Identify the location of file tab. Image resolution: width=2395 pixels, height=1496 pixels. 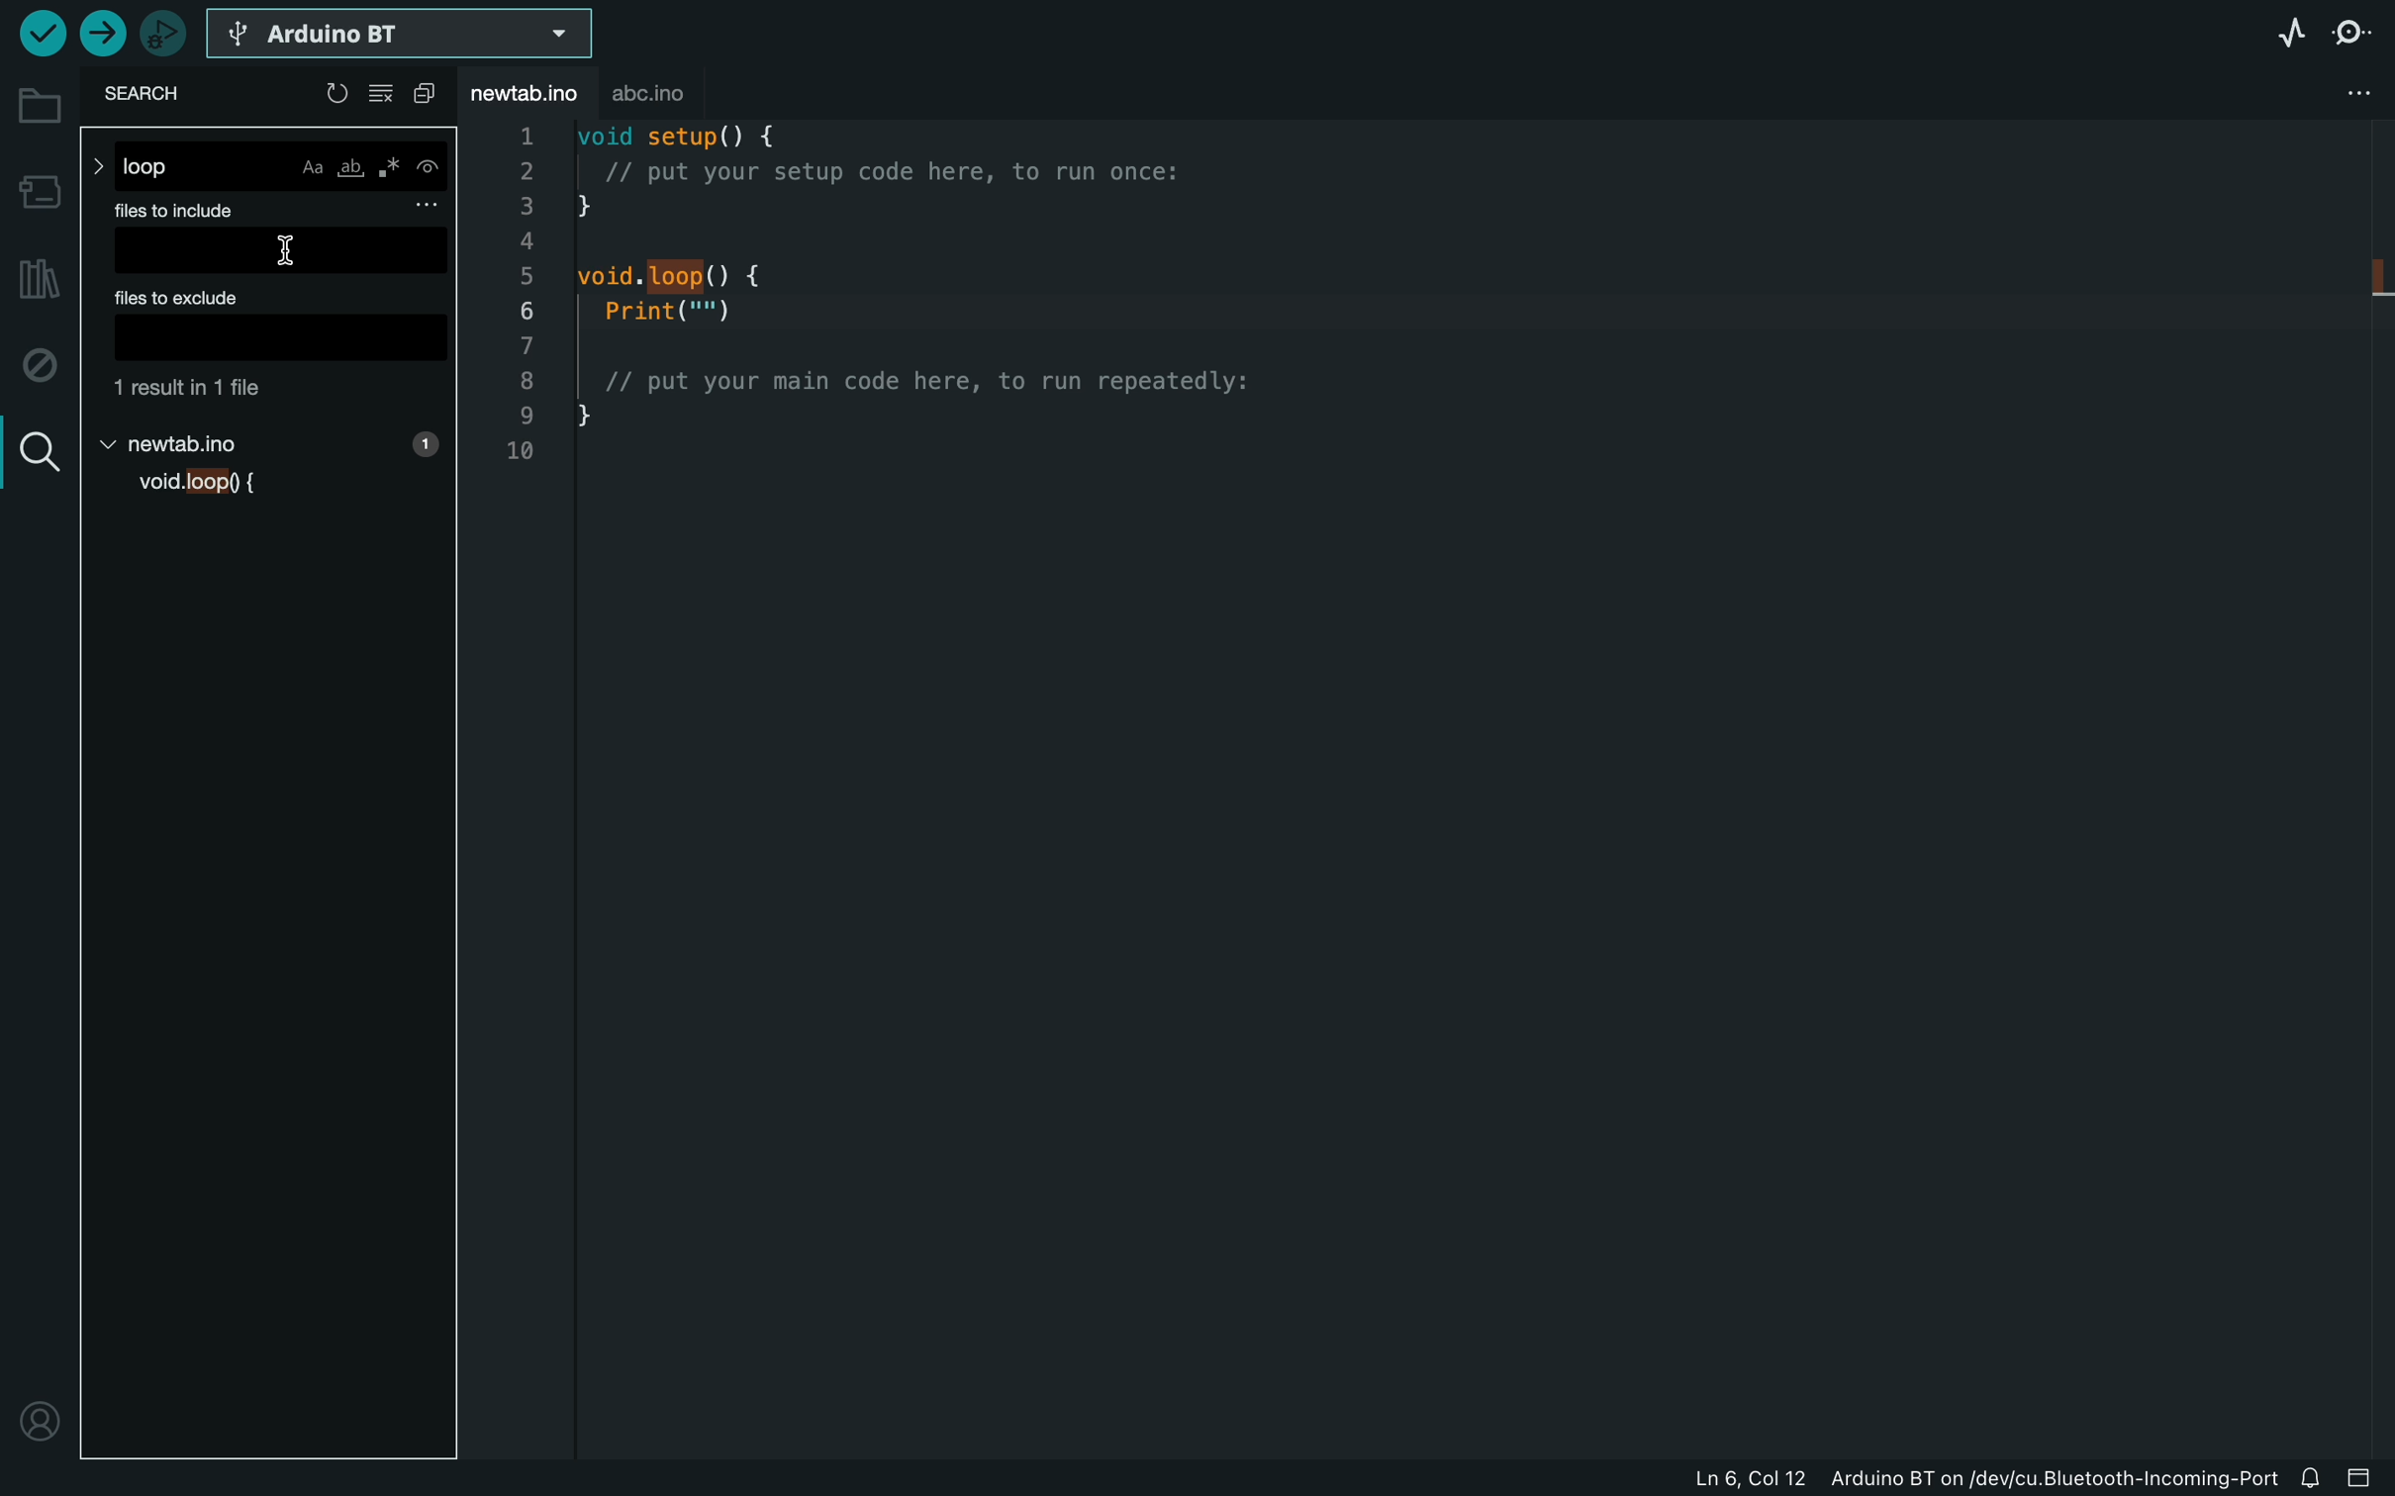
(531, 97).